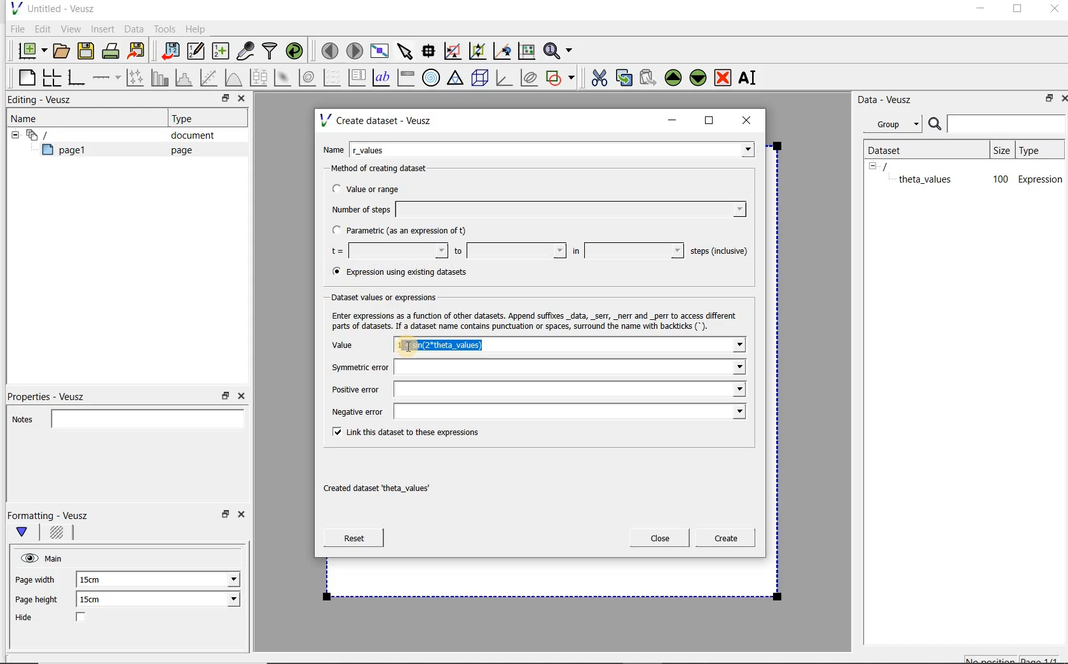 The image size is (1068, 664). Describe the element at coordinates (378, 120) in the screenshot. I see `Create dataset - Veusz` at that location.